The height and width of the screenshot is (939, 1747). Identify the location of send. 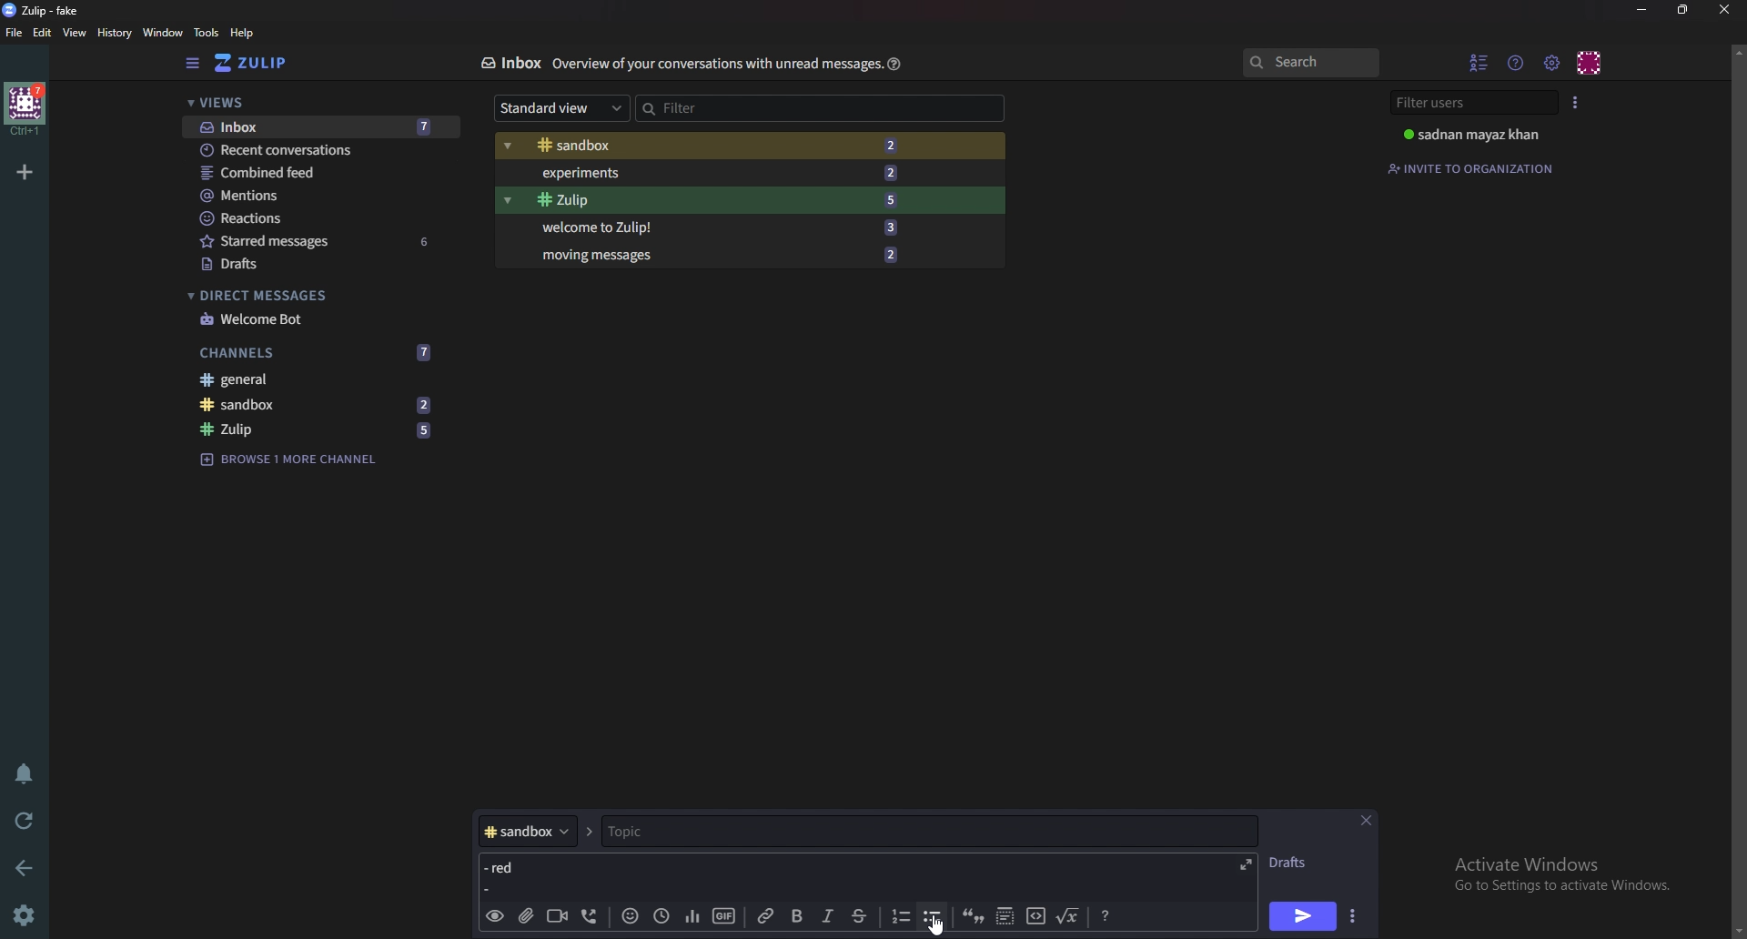
(1300, 918).